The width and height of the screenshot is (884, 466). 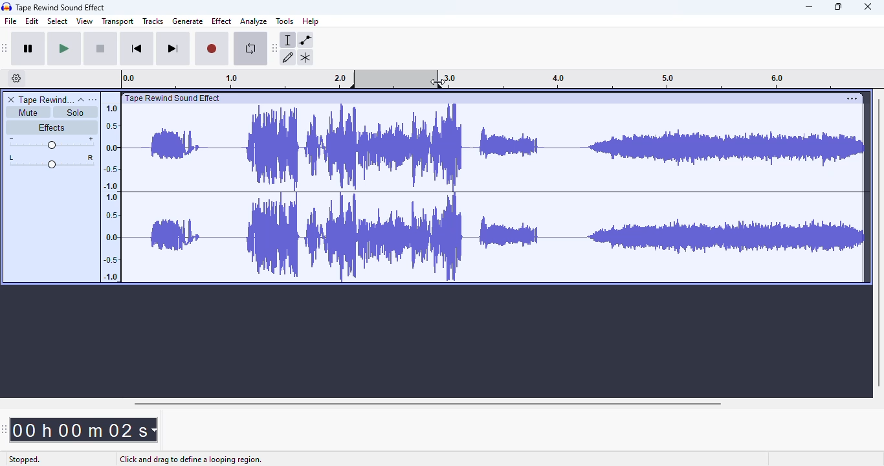 I want to click on open menu, so click(x=93, y=100).